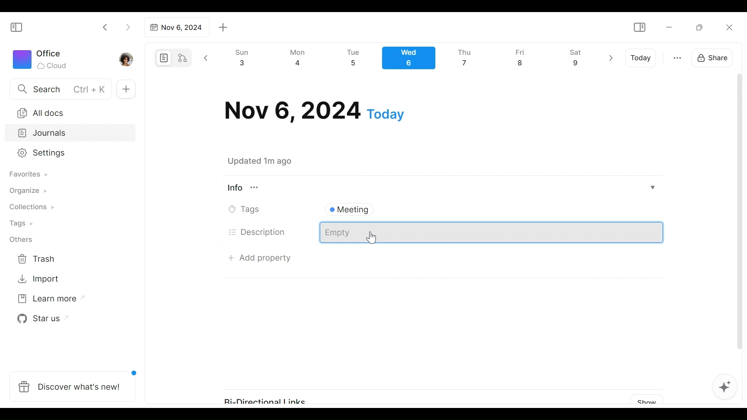  I want to click on Edgeless mode, so click(183, 58).